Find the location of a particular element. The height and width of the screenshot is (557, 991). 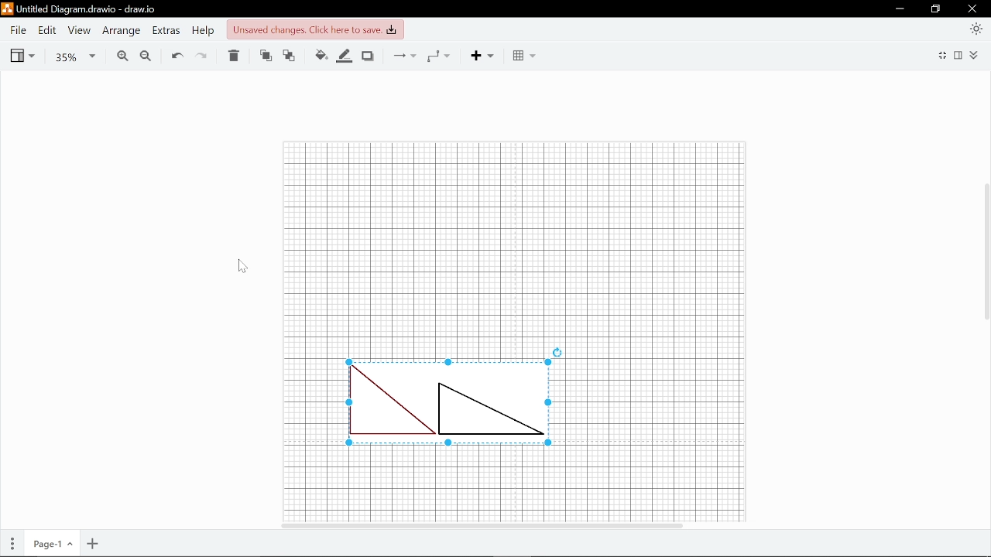

Untitled Diagram.drawio - draw.io is located at coordinates (90, 9).